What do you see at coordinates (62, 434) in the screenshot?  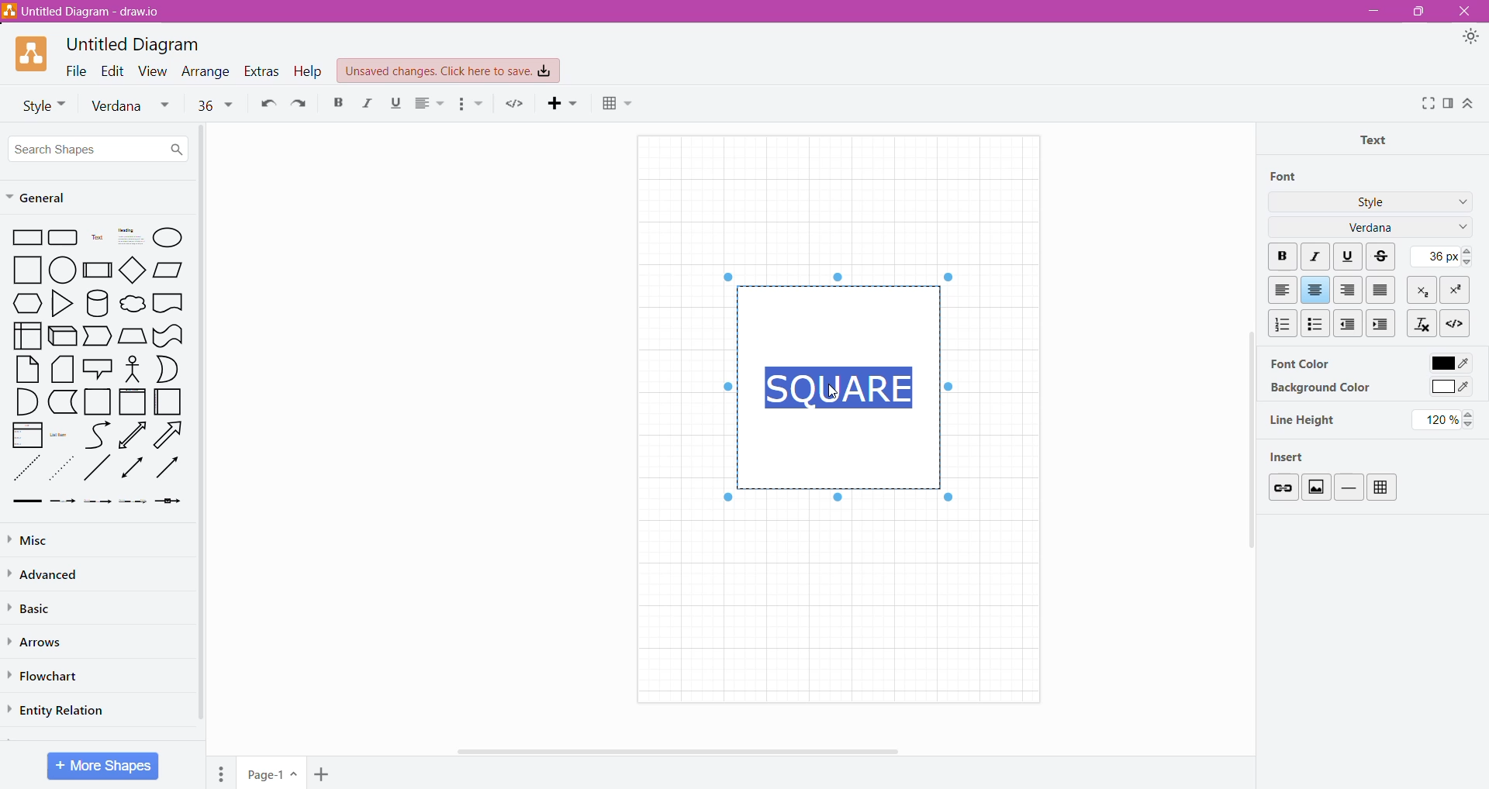 I see `List Item` at bounding box center [62, 434].